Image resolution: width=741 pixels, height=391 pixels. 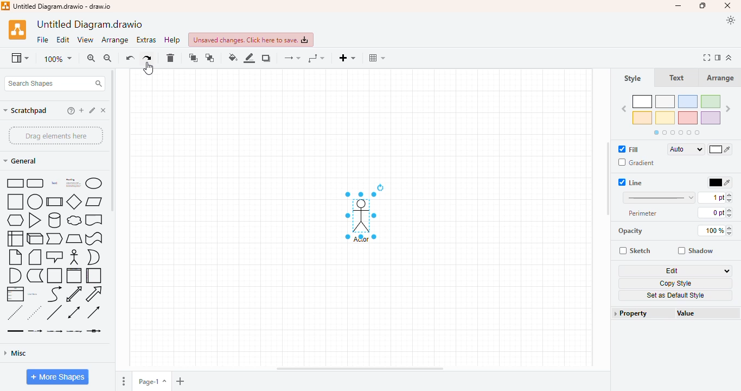 I want to click on connector with 3 labels, so click(x=74, y=331).